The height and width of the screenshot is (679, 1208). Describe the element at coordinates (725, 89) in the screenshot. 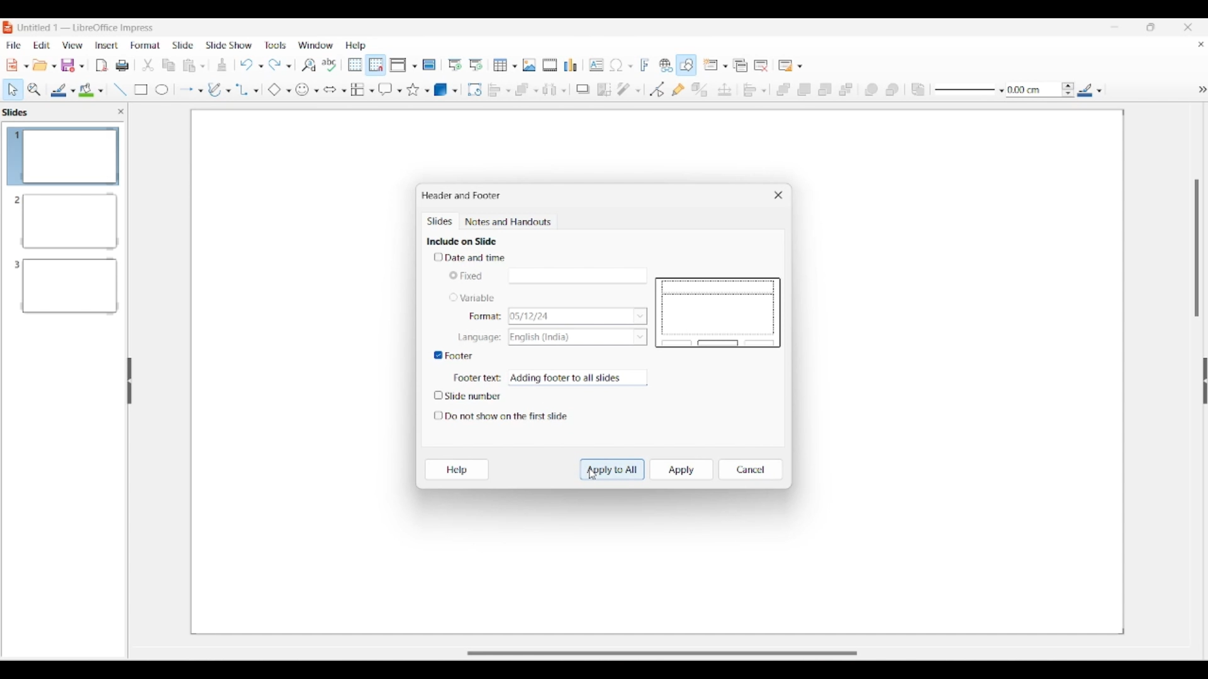

I see `Position and size` at that location.